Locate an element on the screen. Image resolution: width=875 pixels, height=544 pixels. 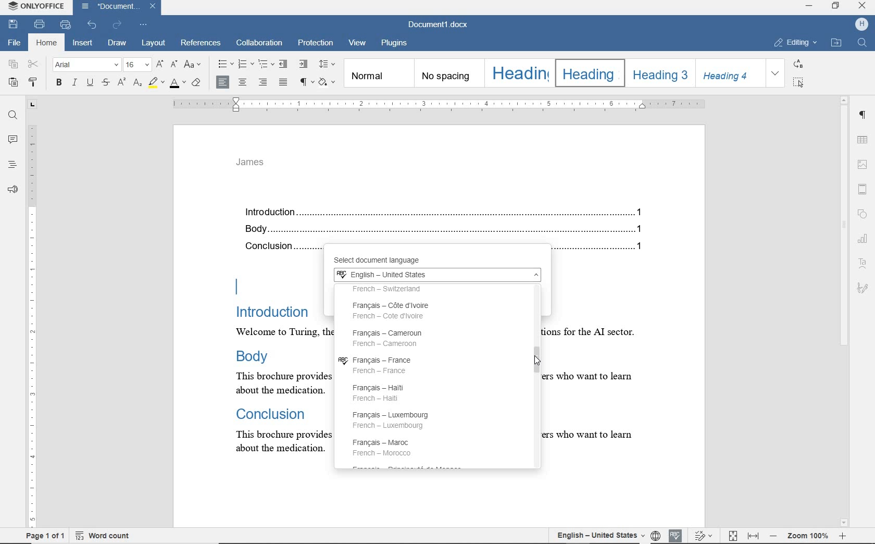
fit to page is located at coordinates (733, 537).